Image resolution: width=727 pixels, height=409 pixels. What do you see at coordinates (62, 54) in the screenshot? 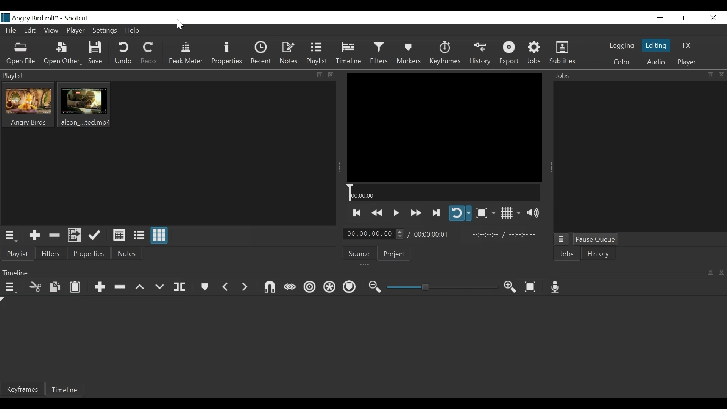
I see `Open Other` at bounding box center [62, 54].